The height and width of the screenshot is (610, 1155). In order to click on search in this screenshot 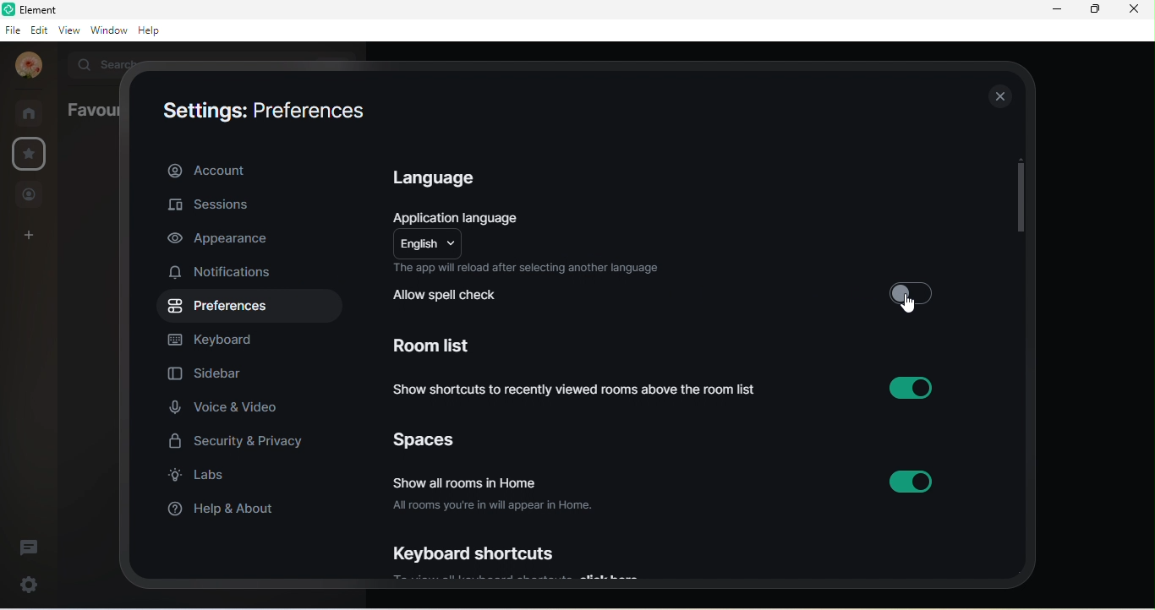, I will do `click(96, 63)`.